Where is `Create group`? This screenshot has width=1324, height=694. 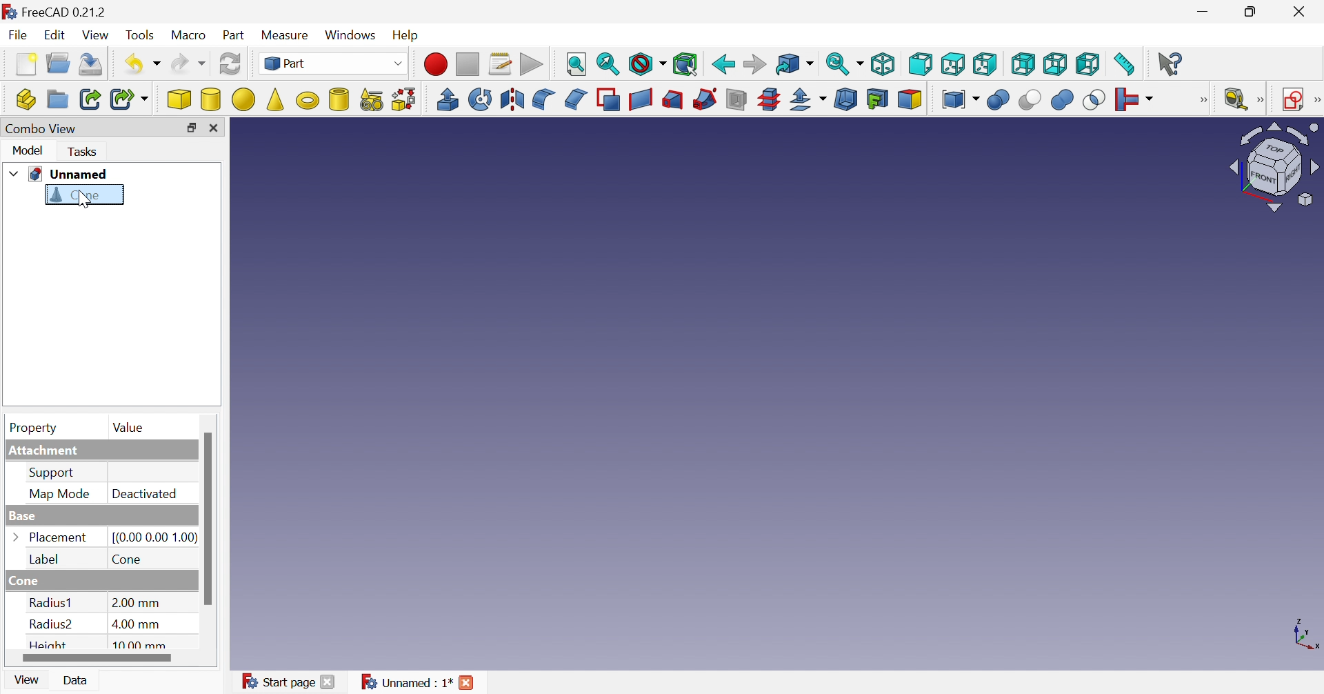 Create group is located at coordinates (57, 99).